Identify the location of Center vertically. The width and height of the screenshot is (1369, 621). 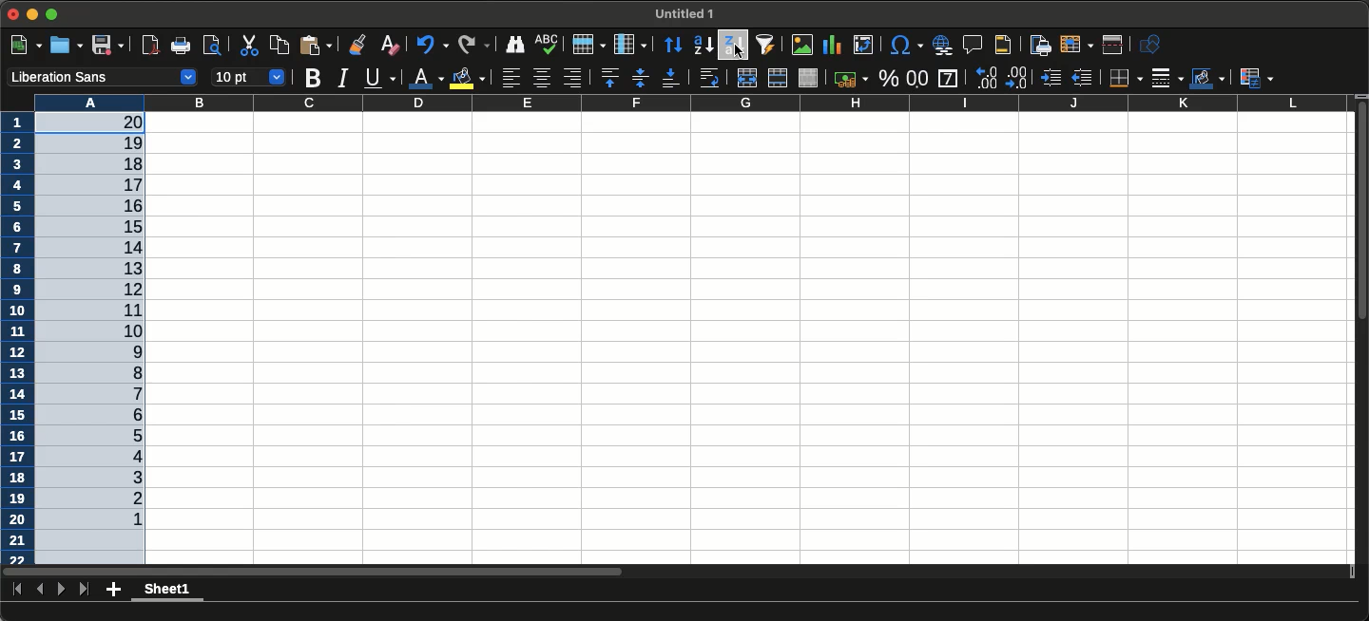
(637, 77).